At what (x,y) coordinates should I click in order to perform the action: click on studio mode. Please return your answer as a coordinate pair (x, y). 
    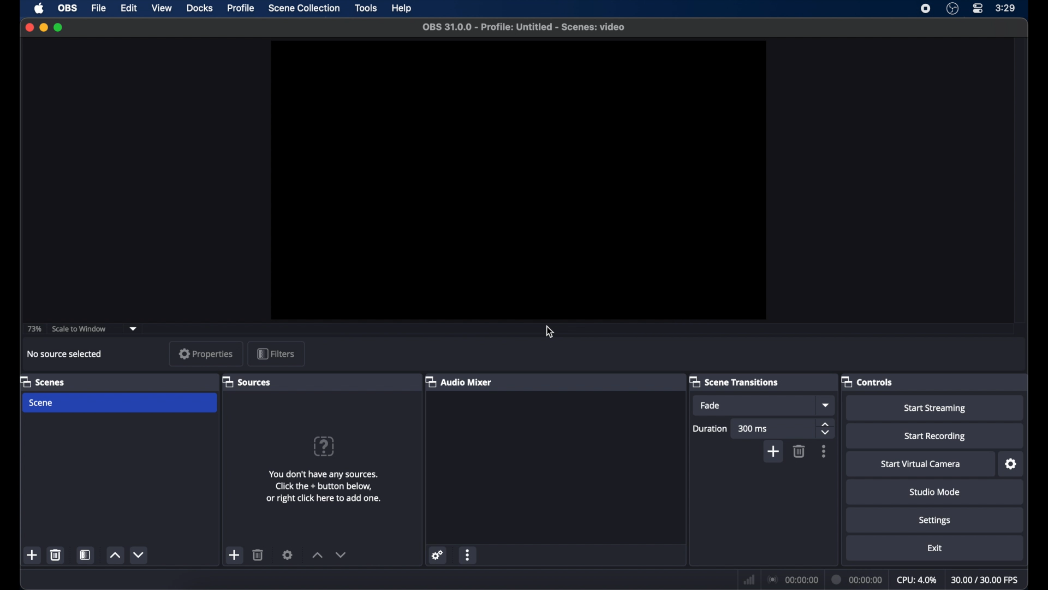
    Looking at the image, I should click on (936, 492).